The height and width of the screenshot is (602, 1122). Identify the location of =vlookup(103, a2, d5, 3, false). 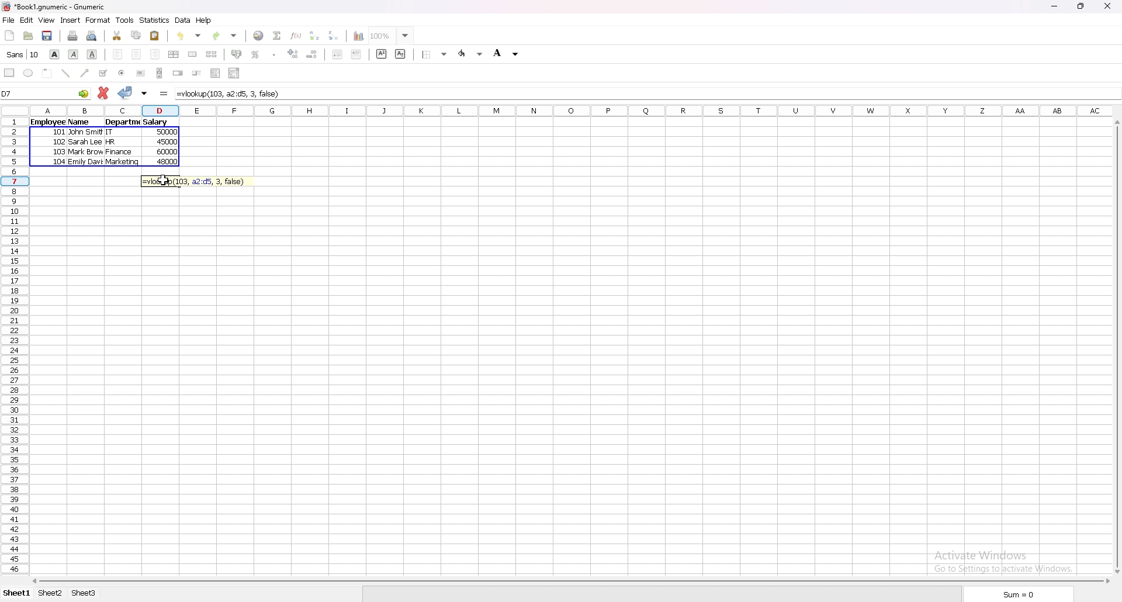
(646, 94).